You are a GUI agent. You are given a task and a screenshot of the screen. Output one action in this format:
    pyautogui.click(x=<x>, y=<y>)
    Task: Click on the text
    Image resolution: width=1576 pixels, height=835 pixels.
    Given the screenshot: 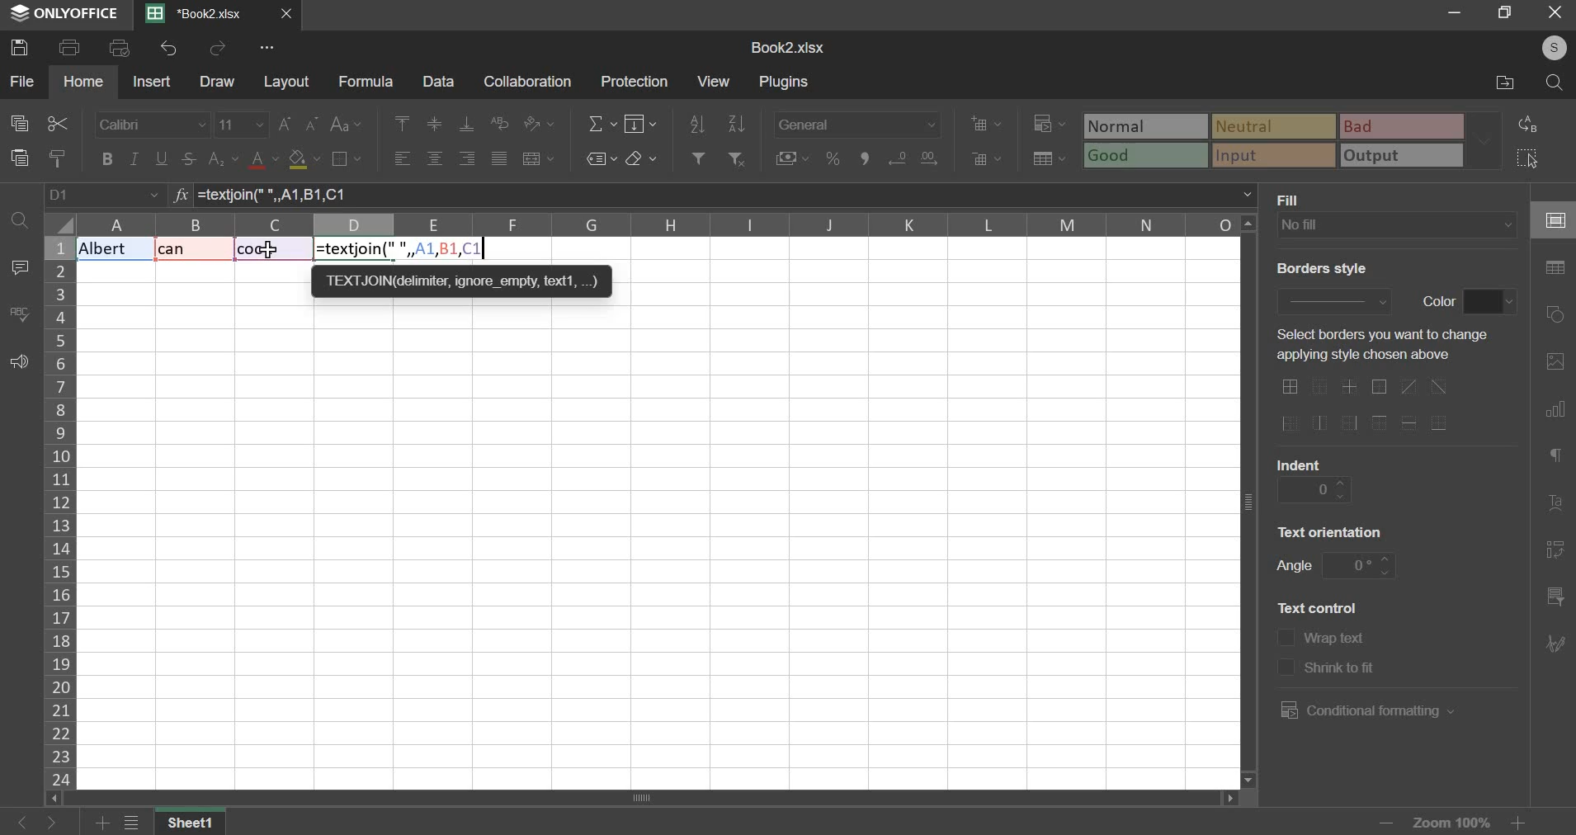 What is the action you would take?
    pyautogui.click(x=1300, y=462)
    